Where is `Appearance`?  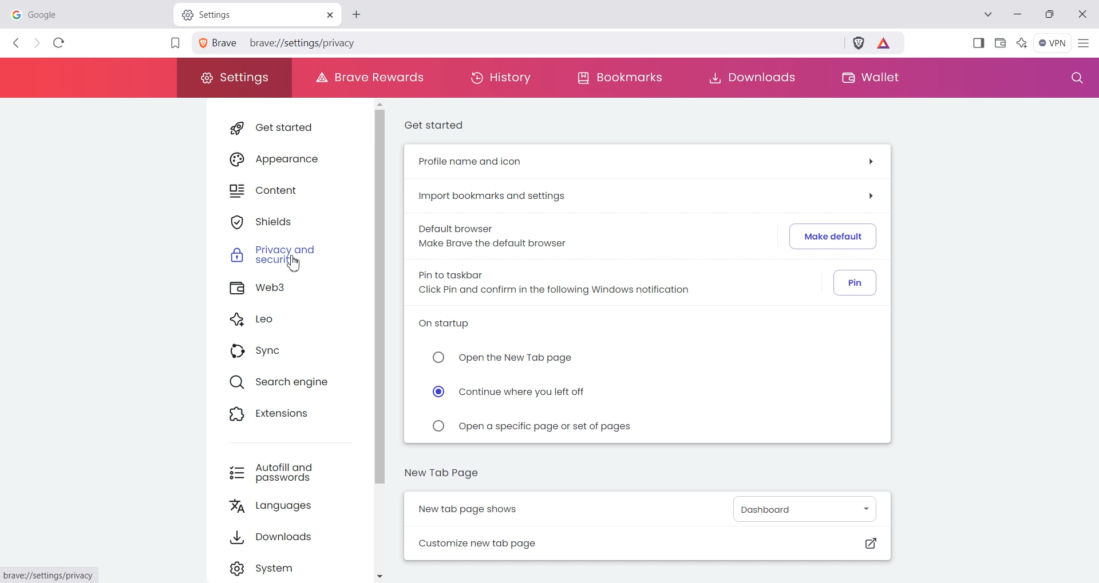
Appearance is located at coordinates (282, 158).